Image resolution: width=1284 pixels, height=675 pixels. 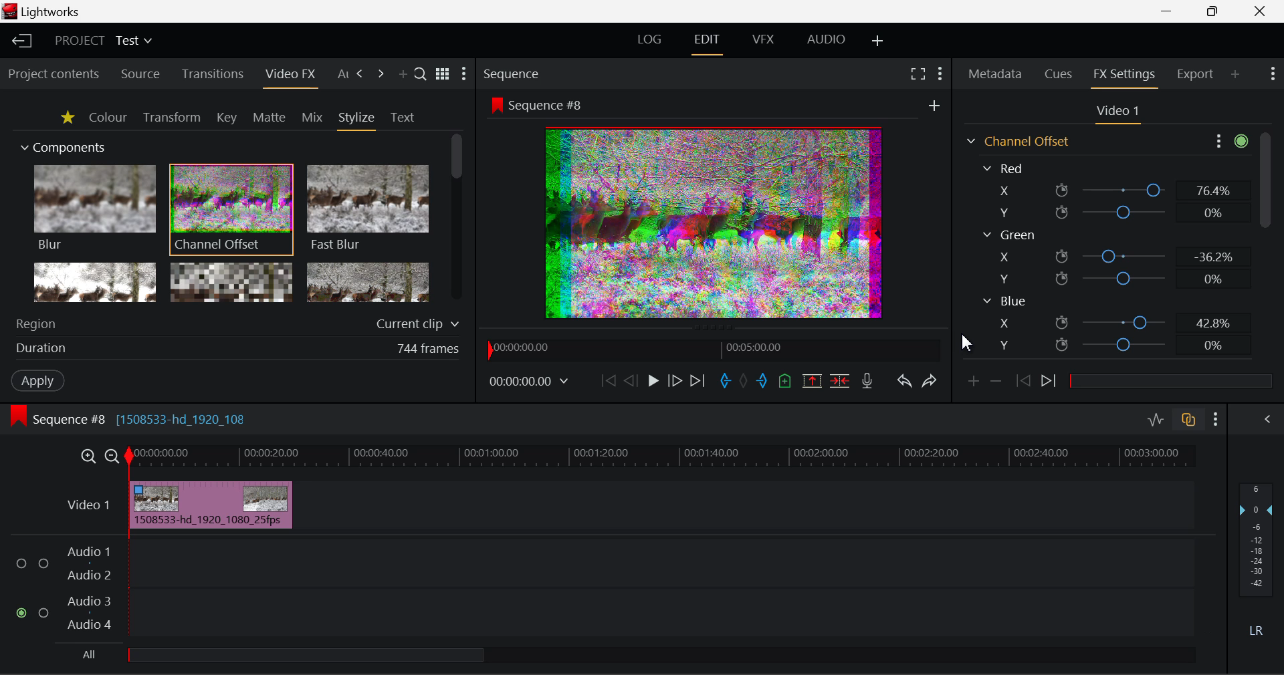 I want to click on Text, so click(x=402, y=118).